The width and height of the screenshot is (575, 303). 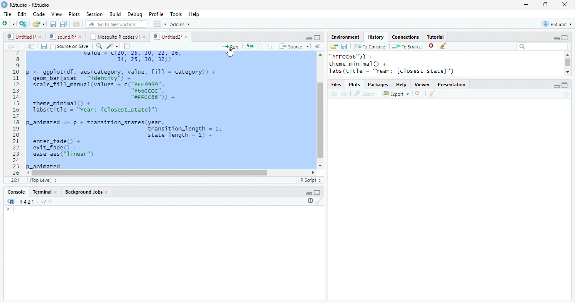 I want to click on 26:1, so click(x=16, y=180).